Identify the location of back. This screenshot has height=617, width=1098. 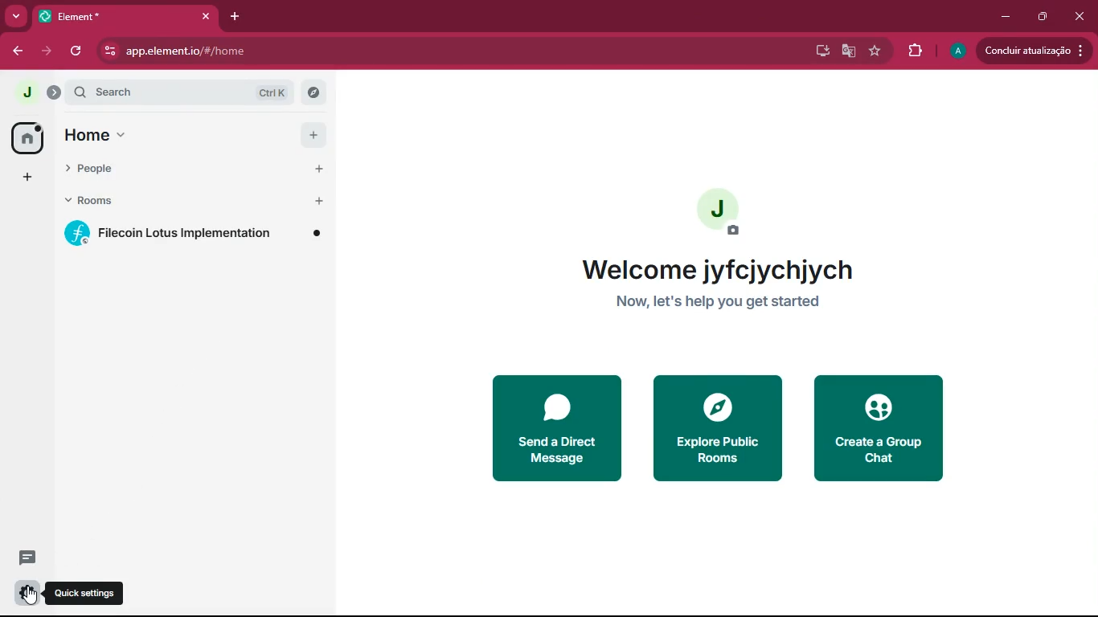
(16, 49).